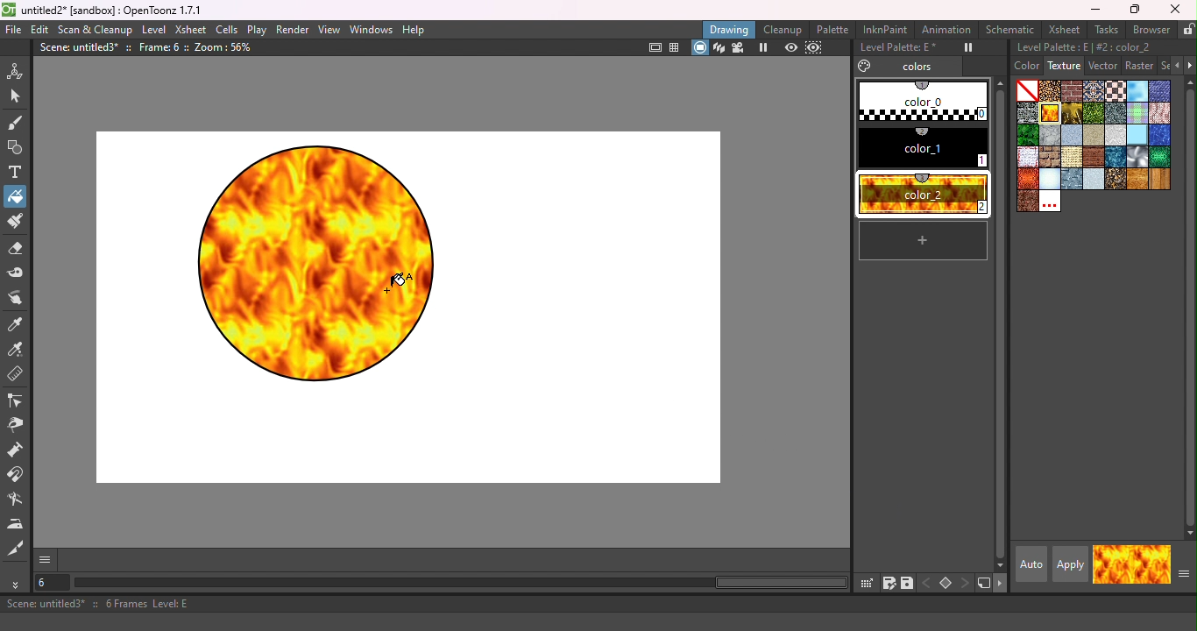 The height and width of the screenshot is (631, 1197). I want to click on 3D view, so click(719, 47).